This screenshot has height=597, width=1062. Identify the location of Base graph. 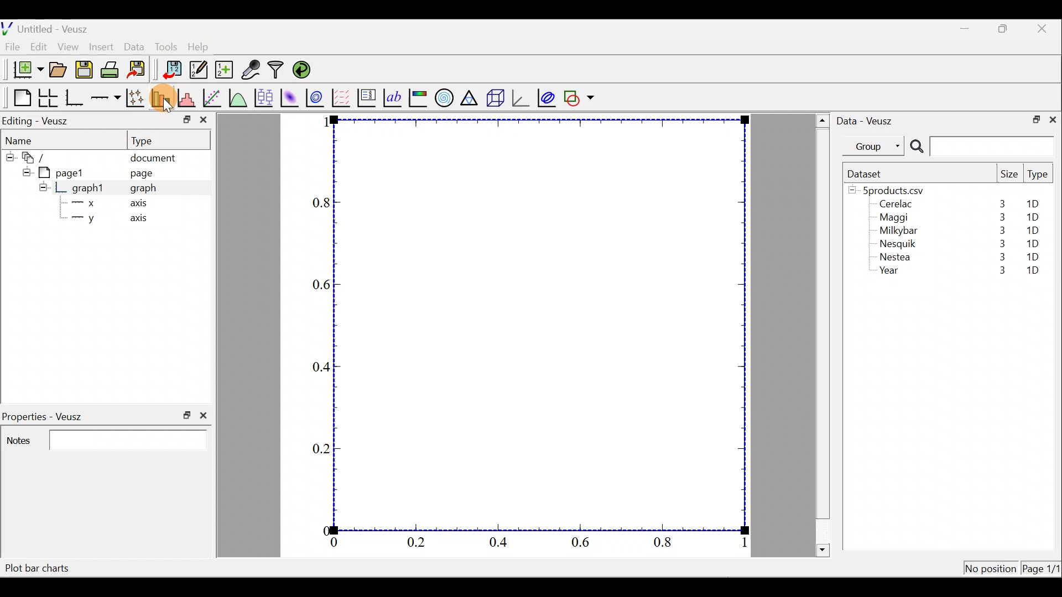
(75, 98).